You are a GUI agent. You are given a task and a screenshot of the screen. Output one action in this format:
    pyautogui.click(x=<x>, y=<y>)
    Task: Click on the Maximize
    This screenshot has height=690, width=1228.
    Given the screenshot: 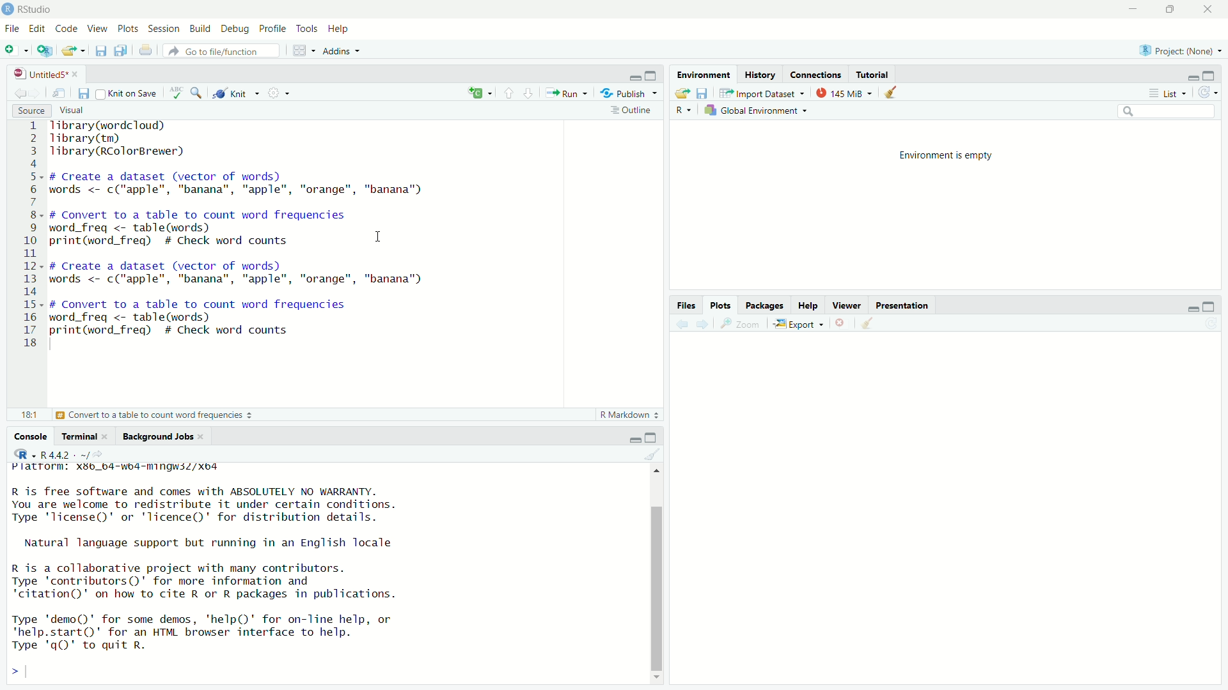 What is the action you would take?
    pyautogui.click(x=1208, y=307)
    